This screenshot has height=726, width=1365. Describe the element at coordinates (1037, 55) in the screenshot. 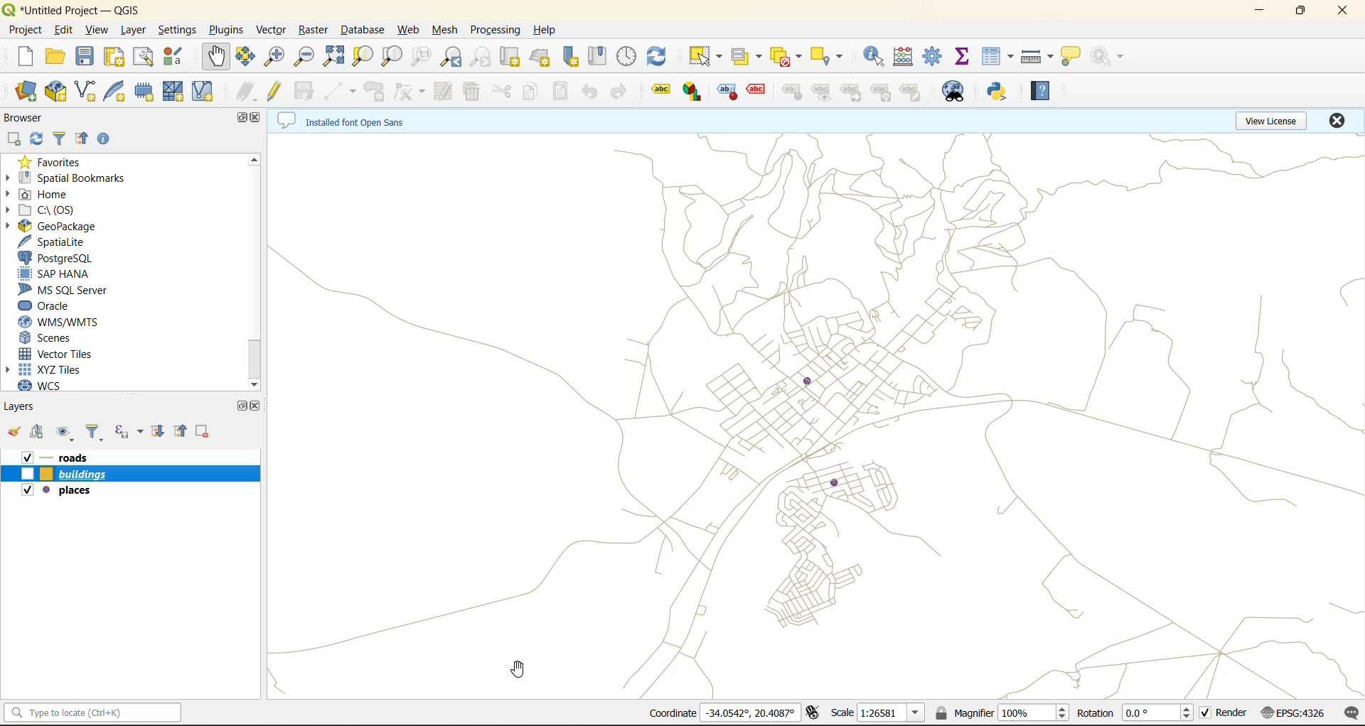

I see `measure line` at that location.